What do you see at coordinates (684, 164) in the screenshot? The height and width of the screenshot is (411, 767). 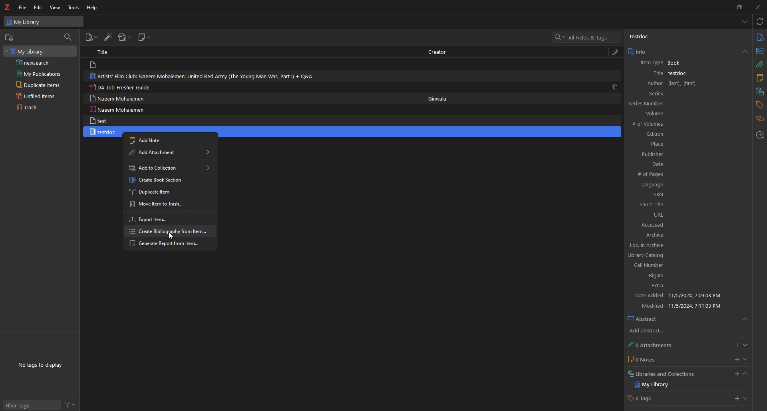 I see `Date` at bounding box center [684, 164].